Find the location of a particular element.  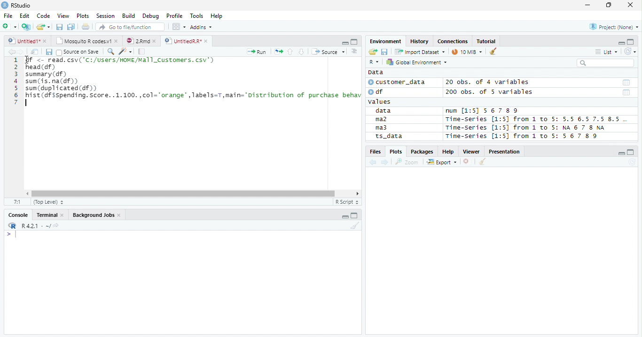

Debug is located at coordinates (151, 16).